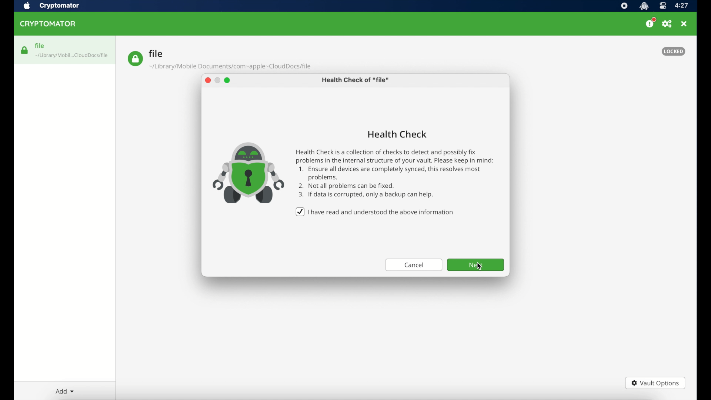  What do you see at coordinates (65, 50) in the screenshot?
I see `file highlighted` at bounding box center [65, 50].